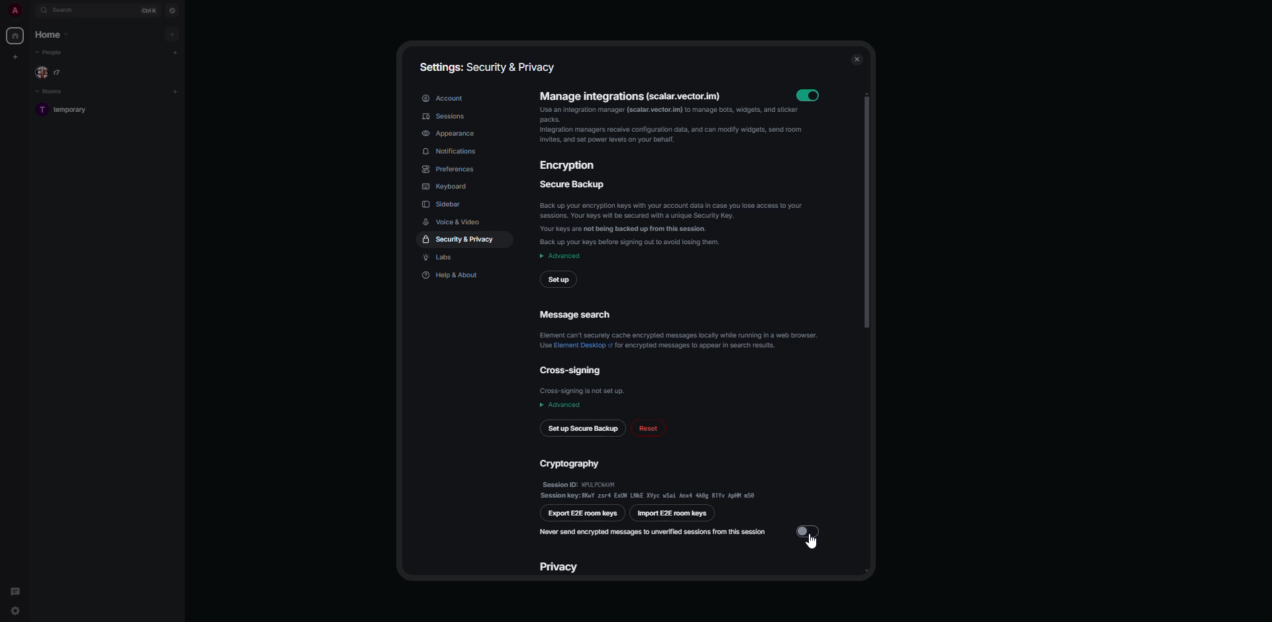 This screenshot has height=622, width=1272. Describe the element at coordinates (810, 529) in the screenshot. I see `disabled` at that location.